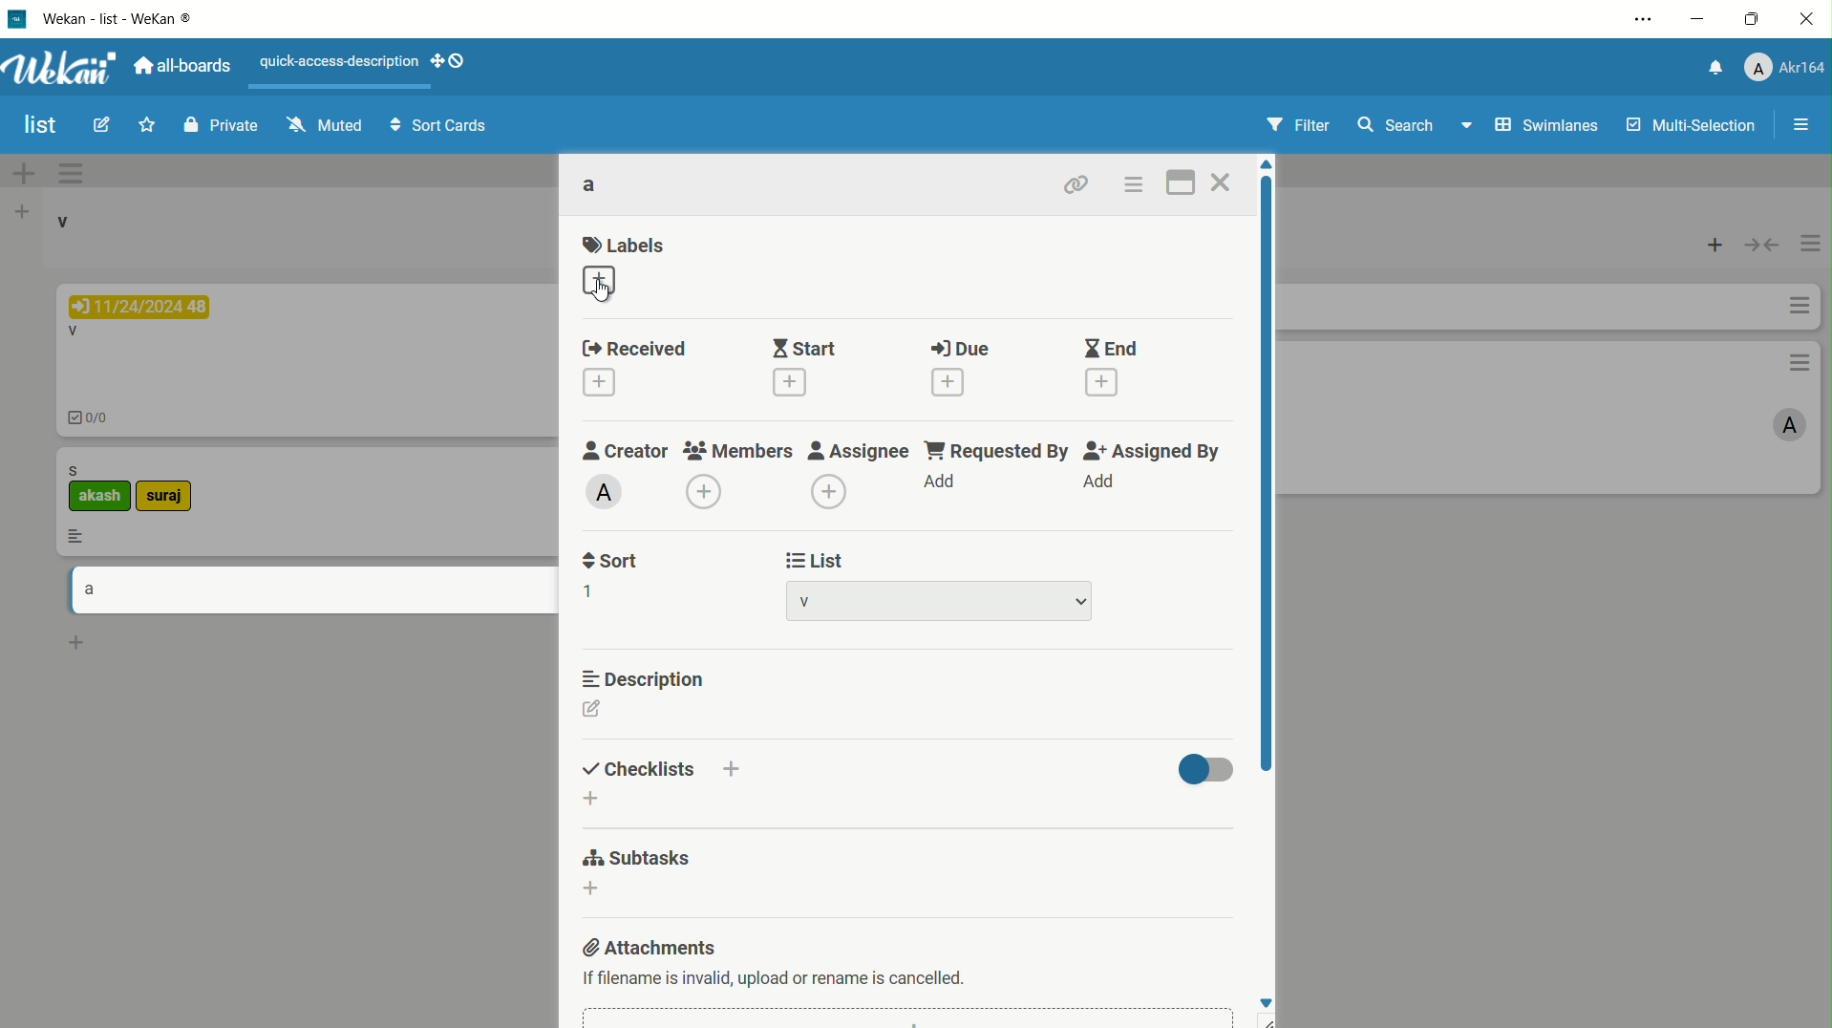 This screenshot has width=1832, height=1028. What do you see at coordinates (19, 174) in the screenshot?
I see `add` at bounding box center [19, 174].